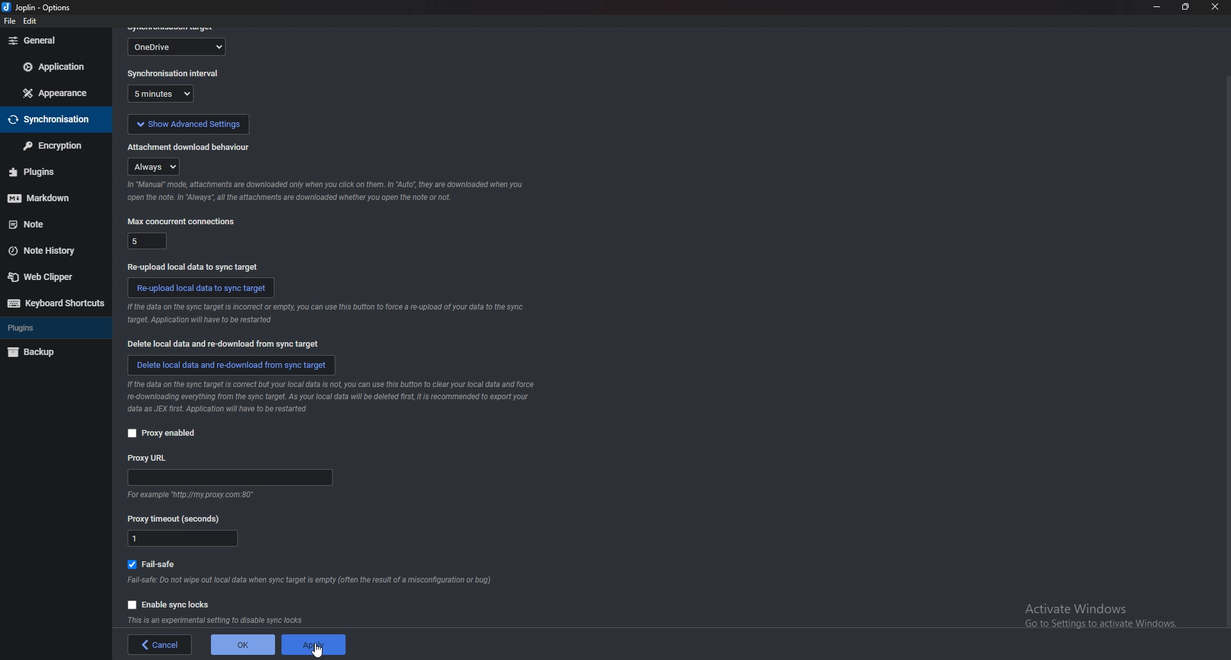 This screenshot has height=660, width=1231. What do you see at coordinates (46, 199) in the screenshot?
I see `markdown` at bounding box center [46, 199].